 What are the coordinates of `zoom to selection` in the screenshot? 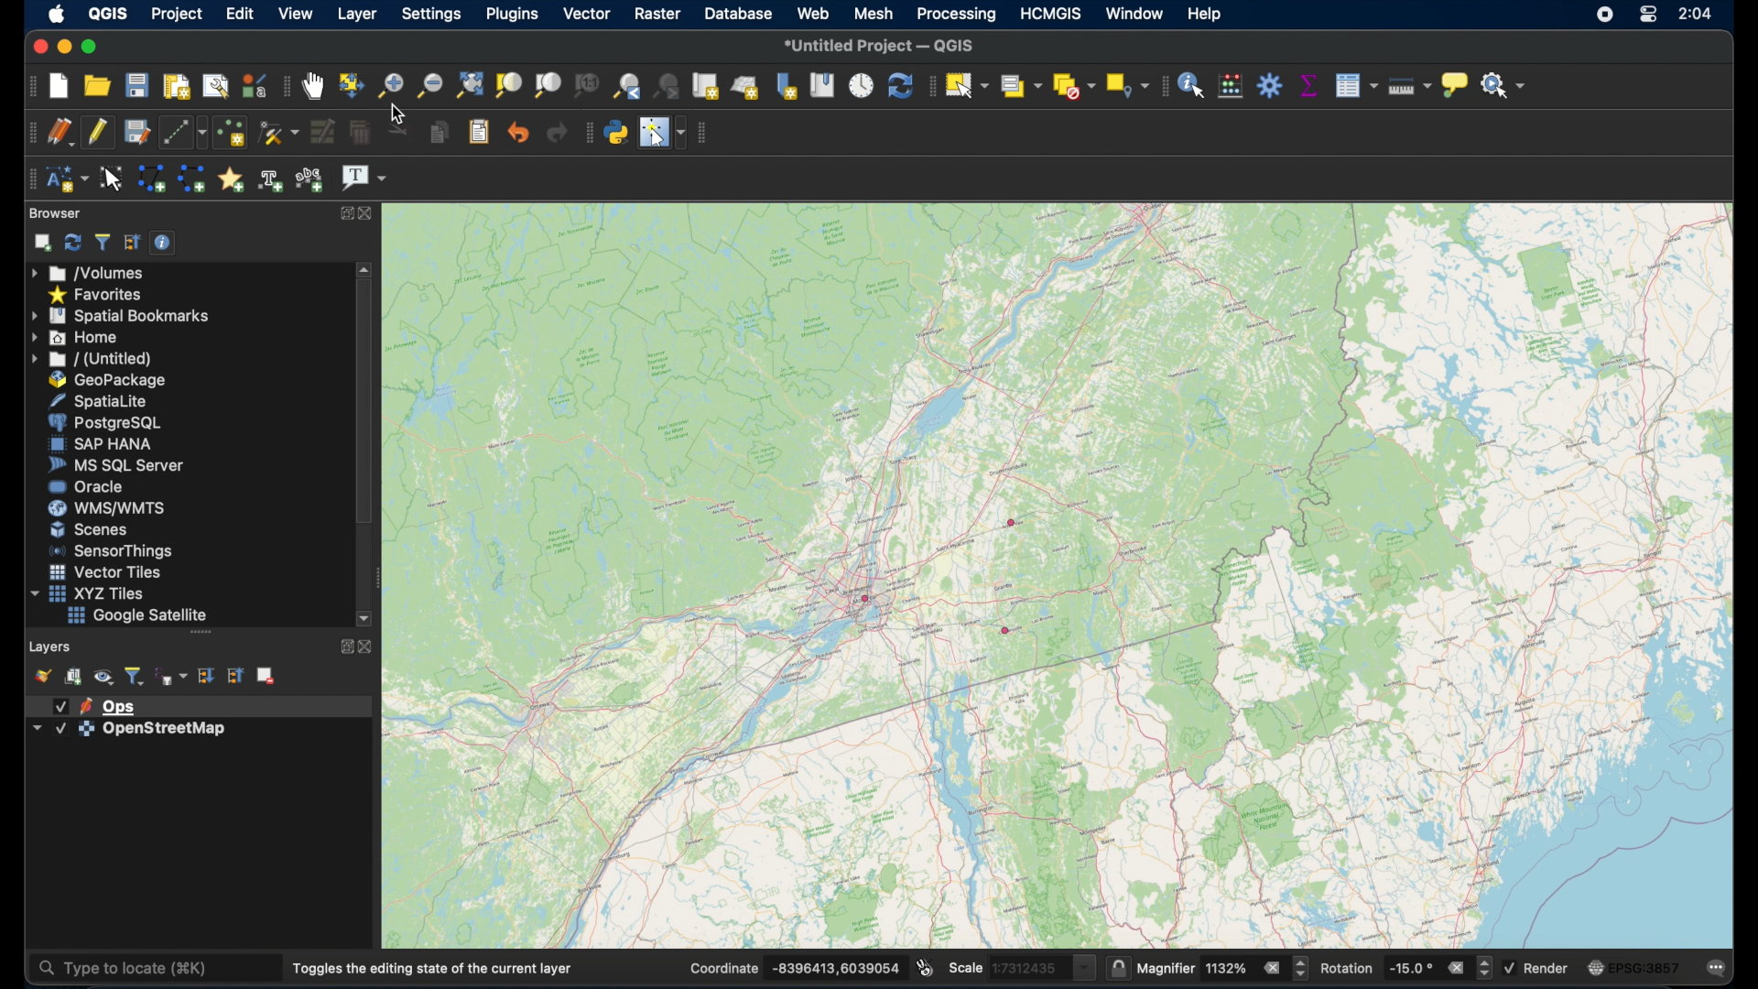 It's located at (508, 86).